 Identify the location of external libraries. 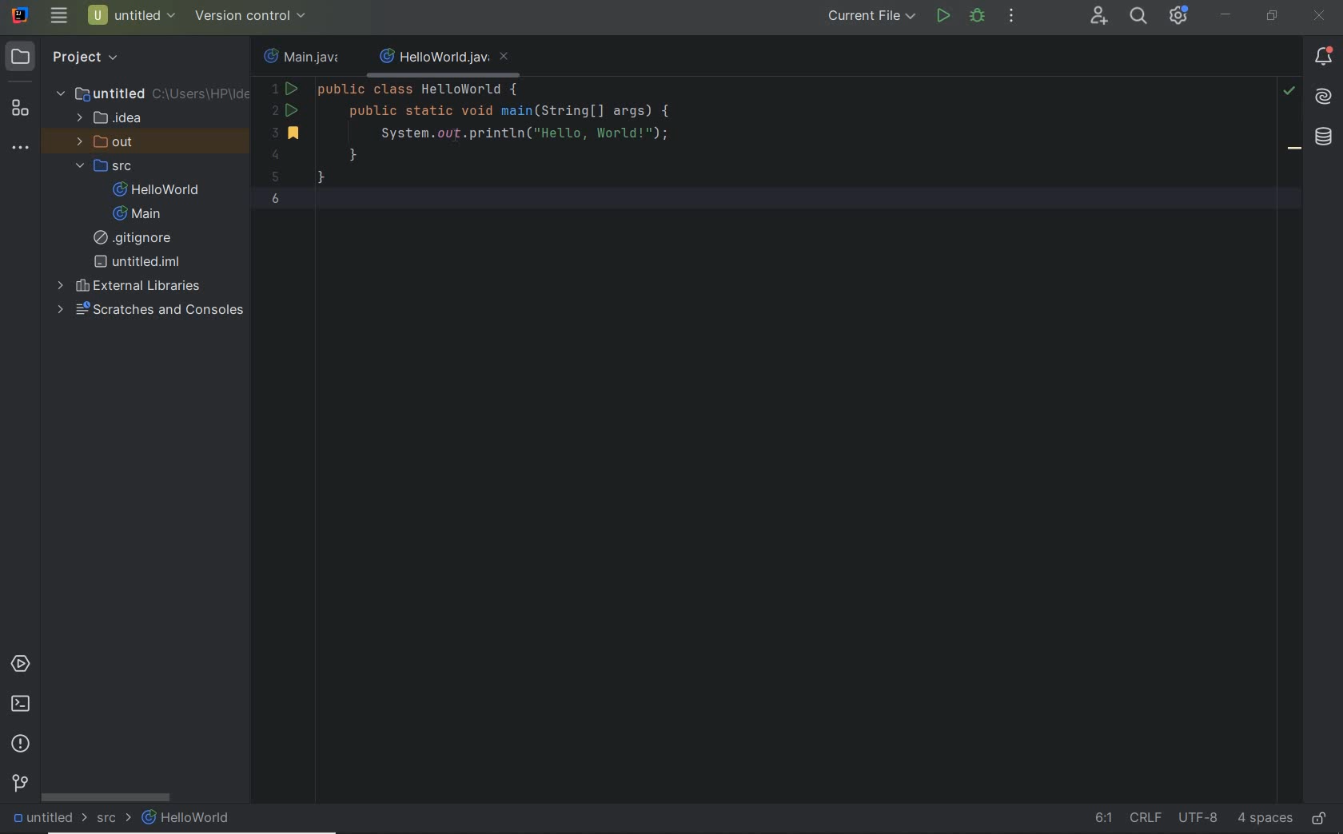
(130, 284).